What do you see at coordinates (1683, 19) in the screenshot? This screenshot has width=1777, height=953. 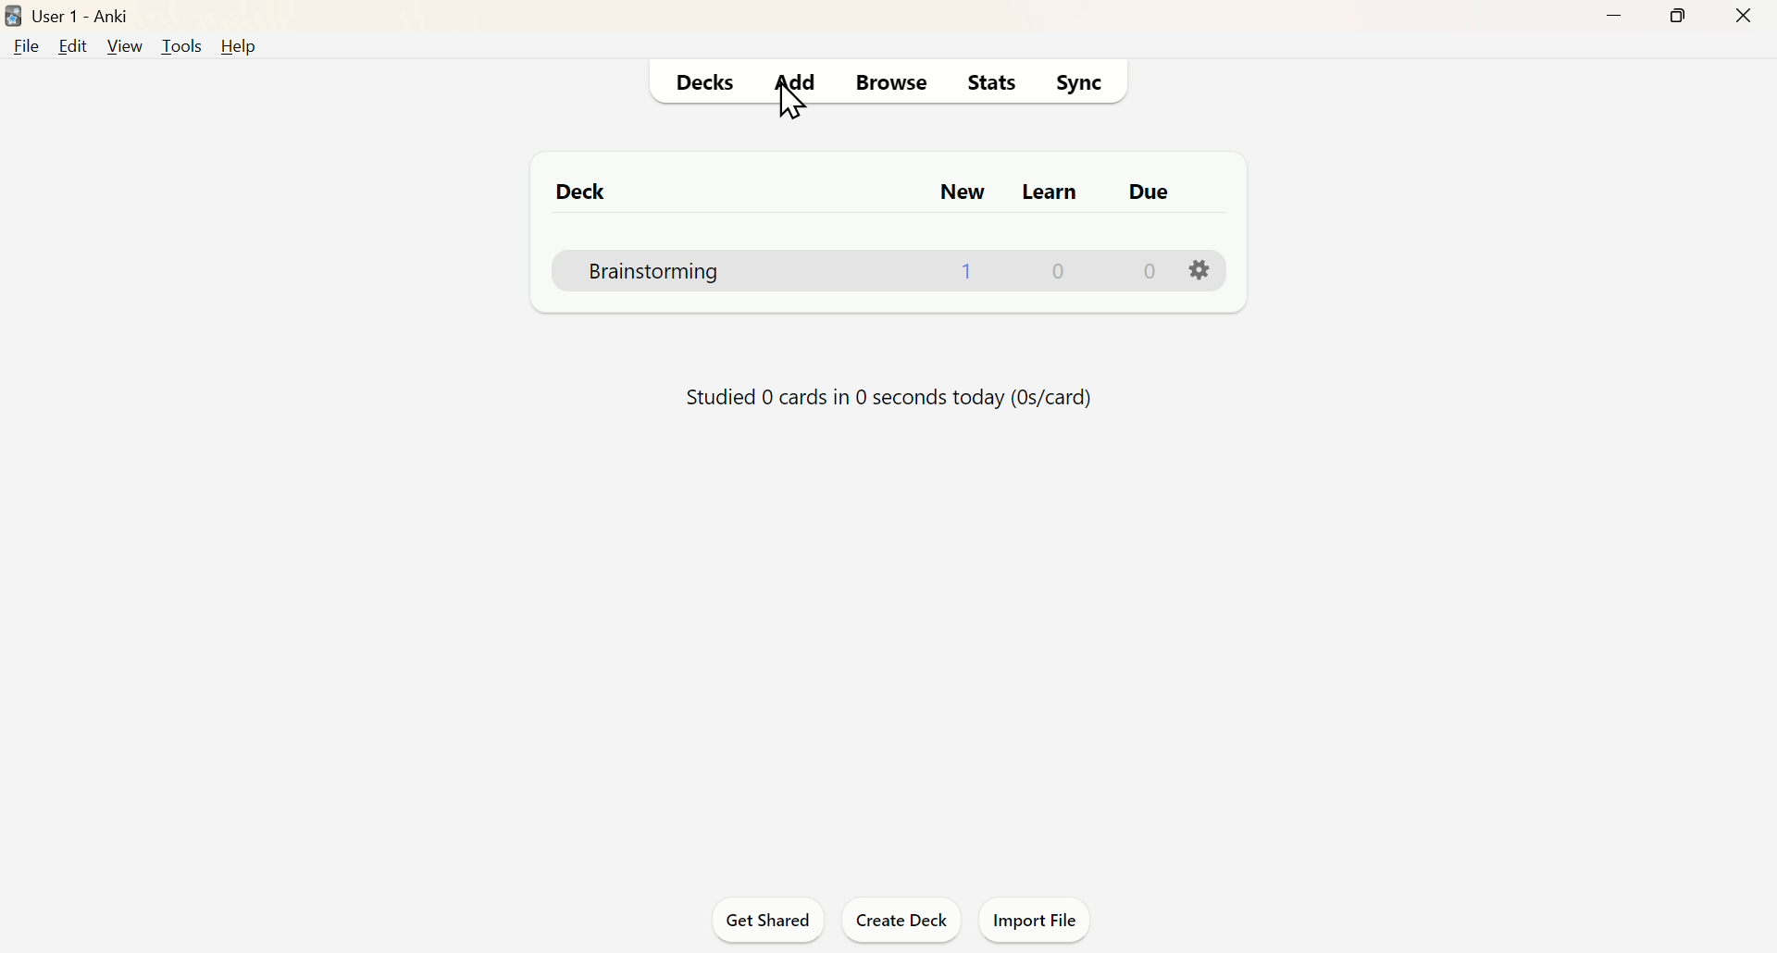 I see ` Maimize` at bounding box center [1683, 19].